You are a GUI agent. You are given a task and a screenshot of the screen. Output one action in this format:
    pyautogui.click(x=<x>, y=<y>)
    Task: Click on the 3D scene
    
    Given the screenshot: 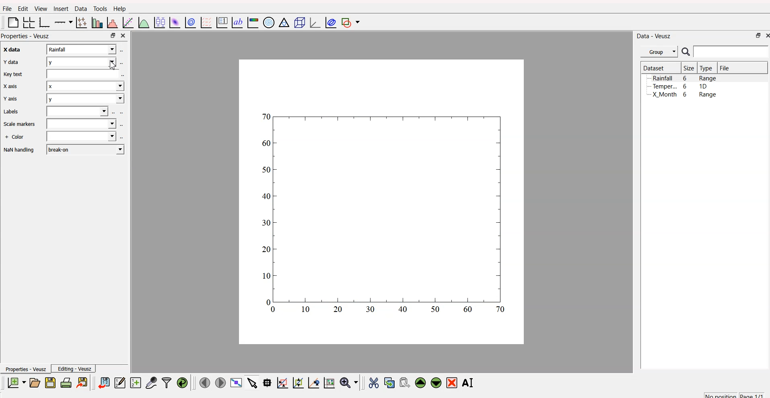 What is the action you would take?
    pyautogui.click(x=298, y=22)
    